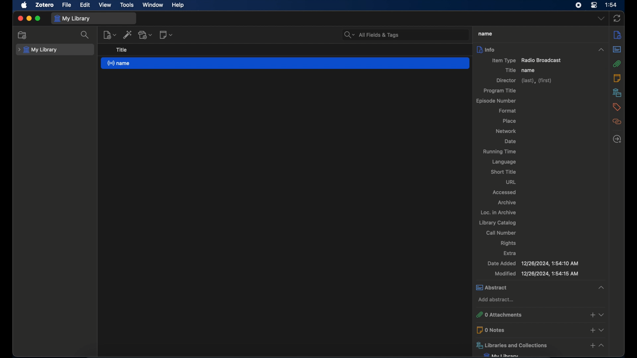  Describe the element at coordinates (612, 5) in the screenshot. I see `1:54` at that location.